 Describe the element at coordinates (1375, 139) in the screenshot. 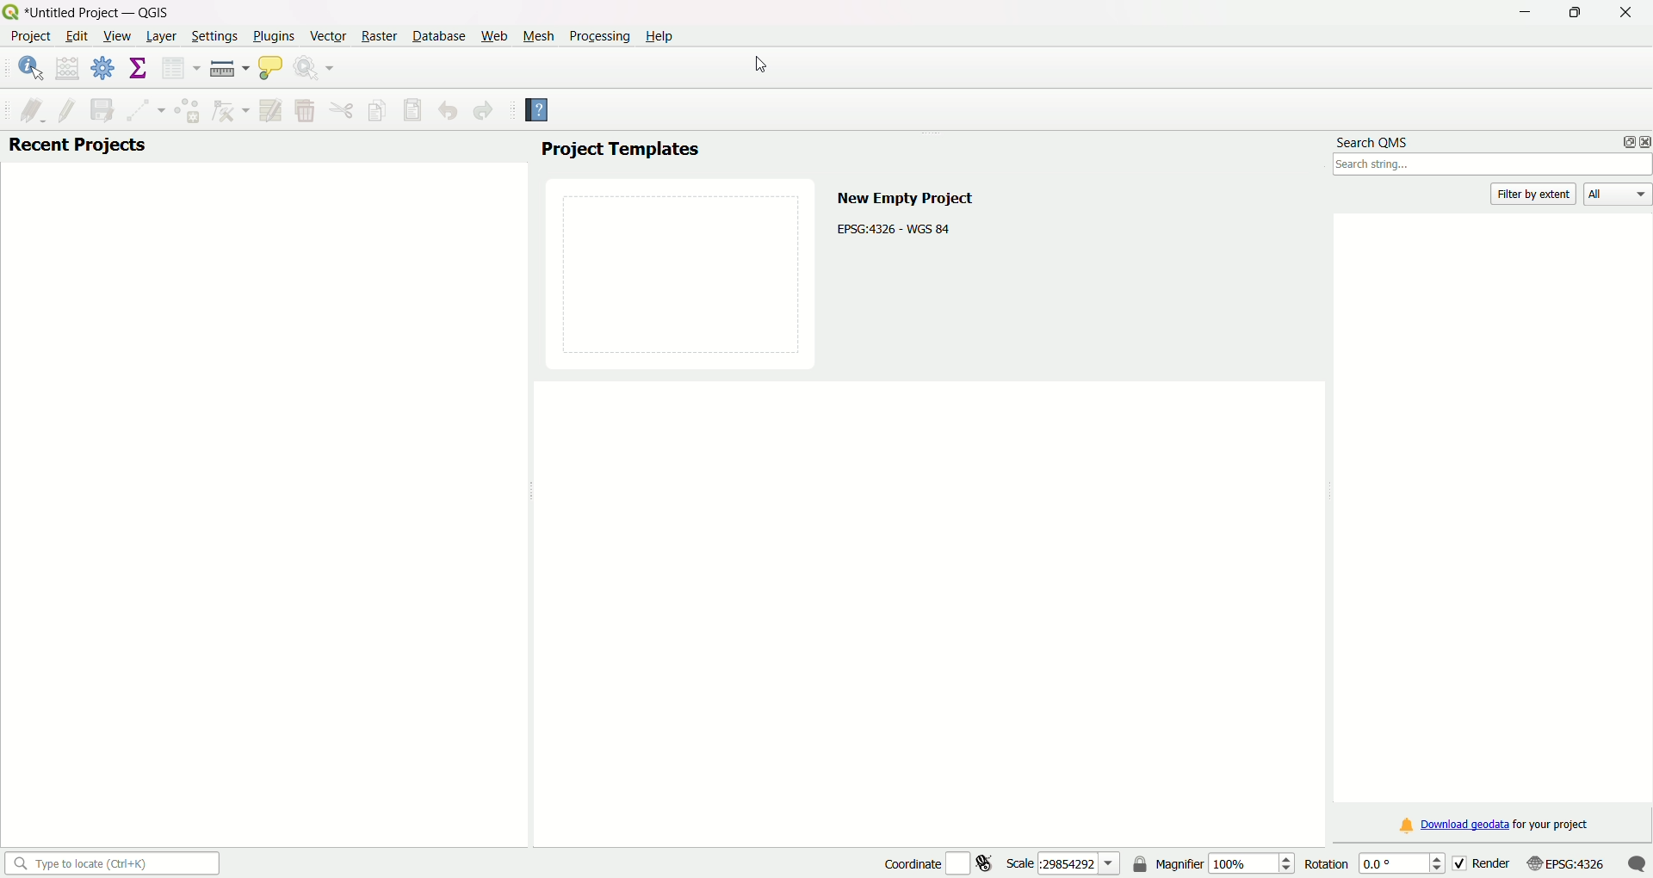

I see `search QMS` at that location.